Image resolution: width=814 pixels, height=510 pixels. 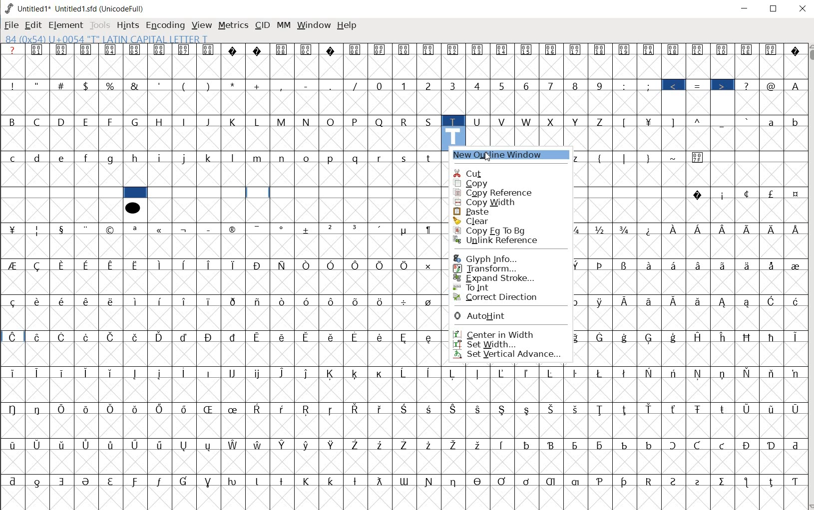 I want to click on Symbol, so click(x=773, y=337).